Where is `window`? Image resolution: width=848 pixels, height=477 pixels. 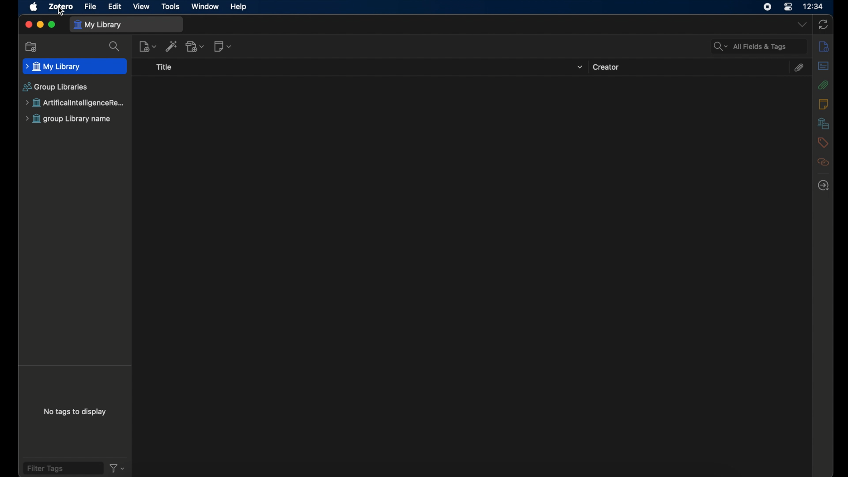
window is located at coordinates (205, 7).